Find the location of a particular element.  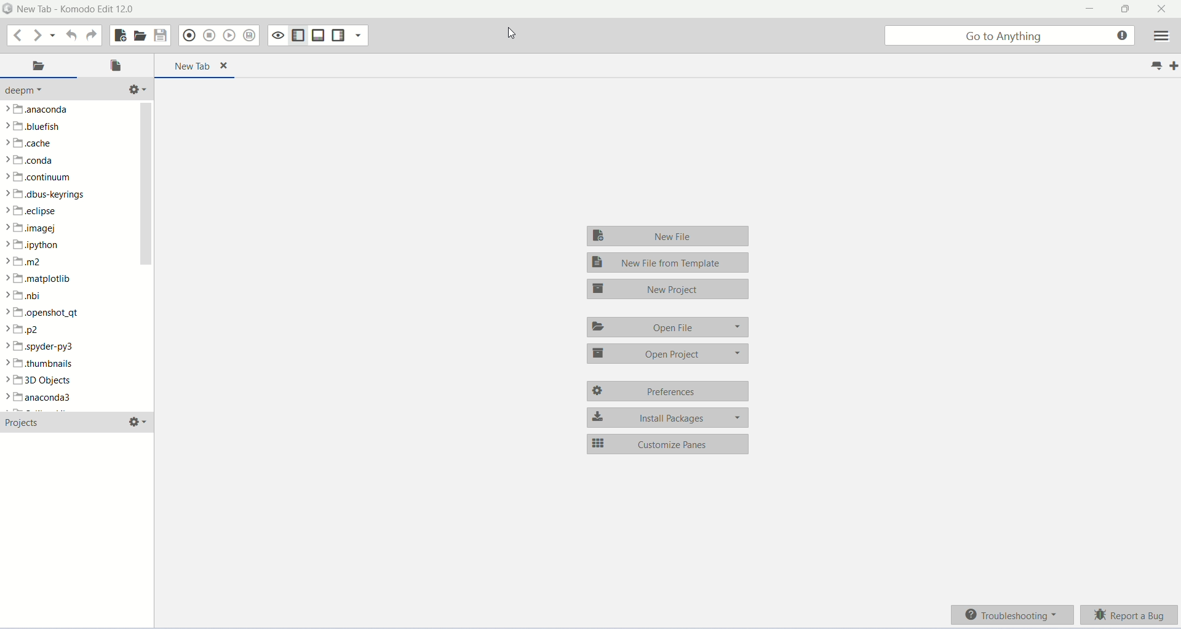

open file is located at coordinates (669, 327).